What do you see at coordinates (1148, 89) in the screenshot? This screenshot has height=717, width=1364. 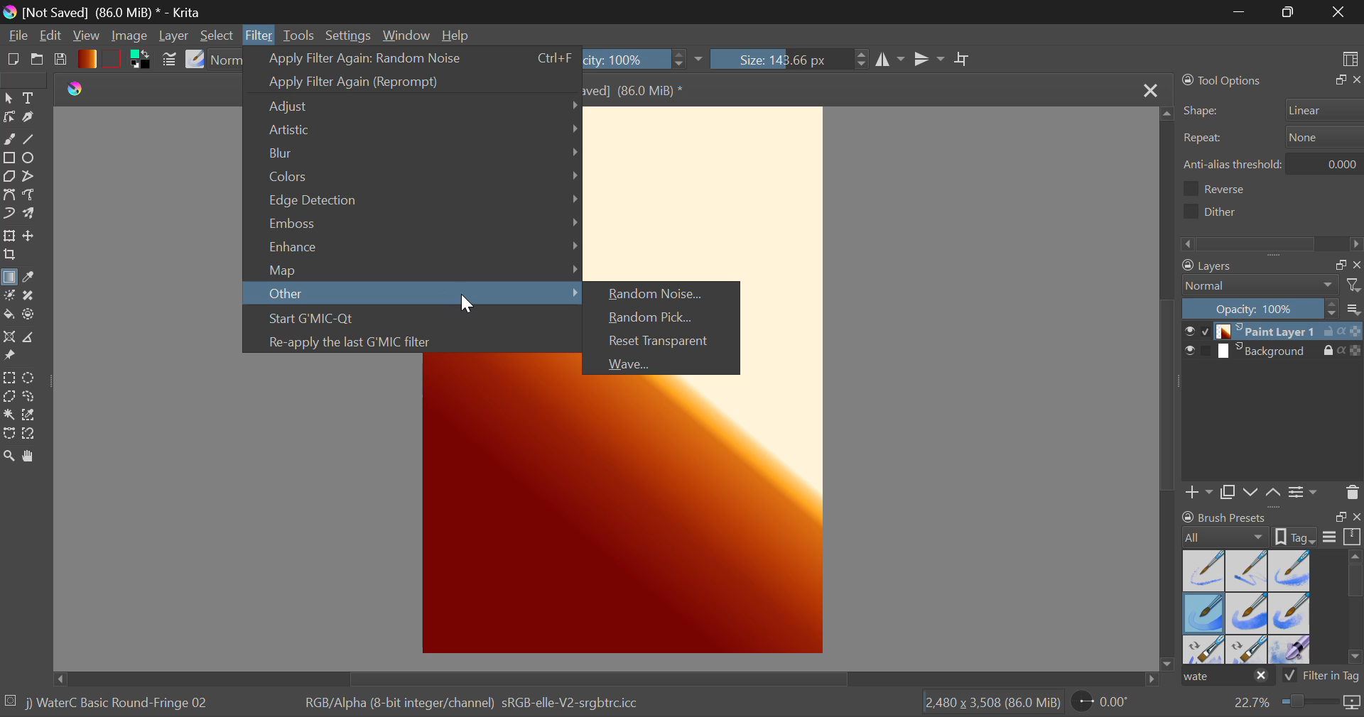 I see `Close Tab` at bounding box center [1148, 89].